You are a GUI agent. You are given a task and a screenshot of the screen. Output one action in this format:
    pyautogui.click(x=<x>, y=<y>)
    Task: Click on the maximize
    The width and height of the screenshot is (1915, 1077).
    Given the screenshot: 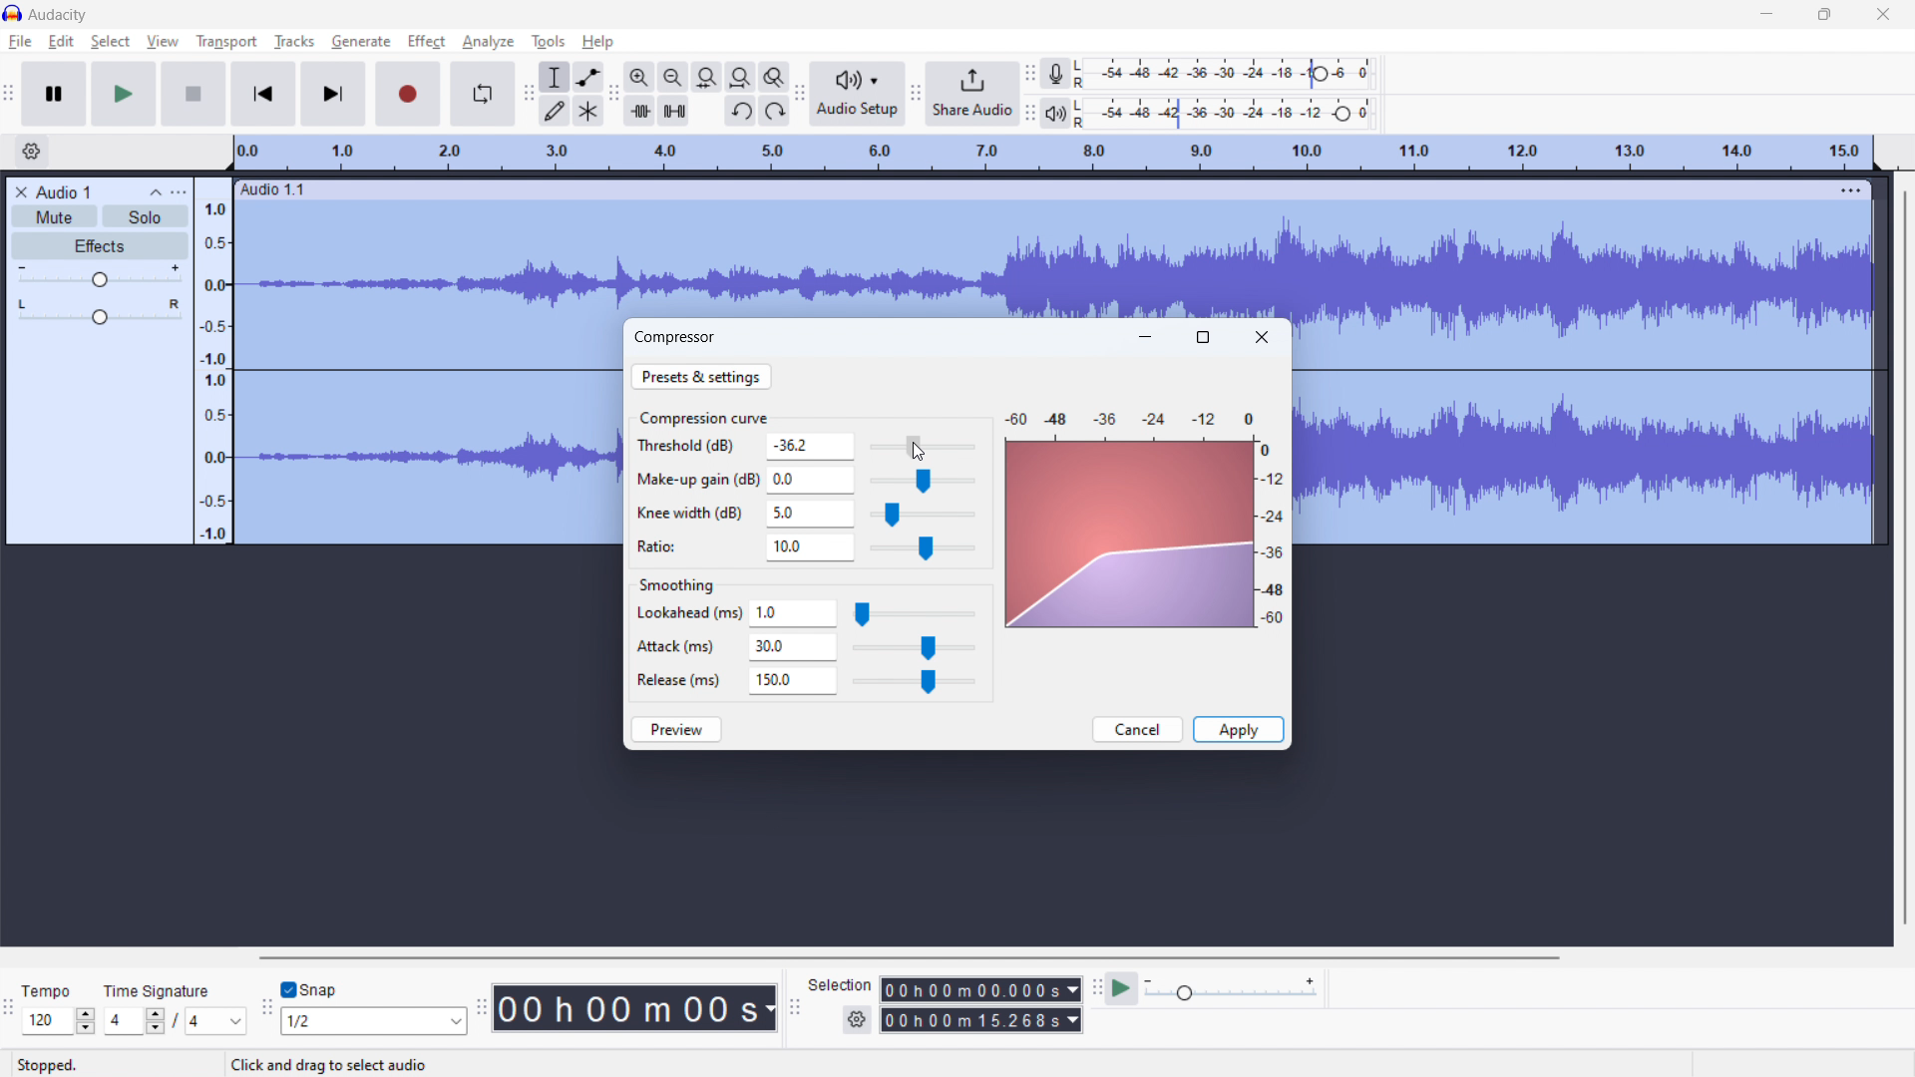 What is the action you would take?
    pyautogui.click(x=1203, y=337)
    